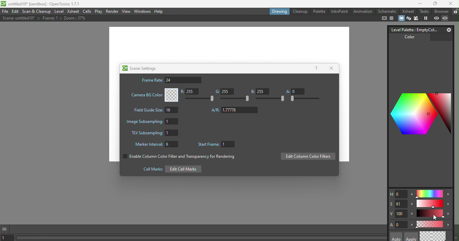 This screenshot has height=241, width=459. I want to click on Maximize, so click(434, 4).